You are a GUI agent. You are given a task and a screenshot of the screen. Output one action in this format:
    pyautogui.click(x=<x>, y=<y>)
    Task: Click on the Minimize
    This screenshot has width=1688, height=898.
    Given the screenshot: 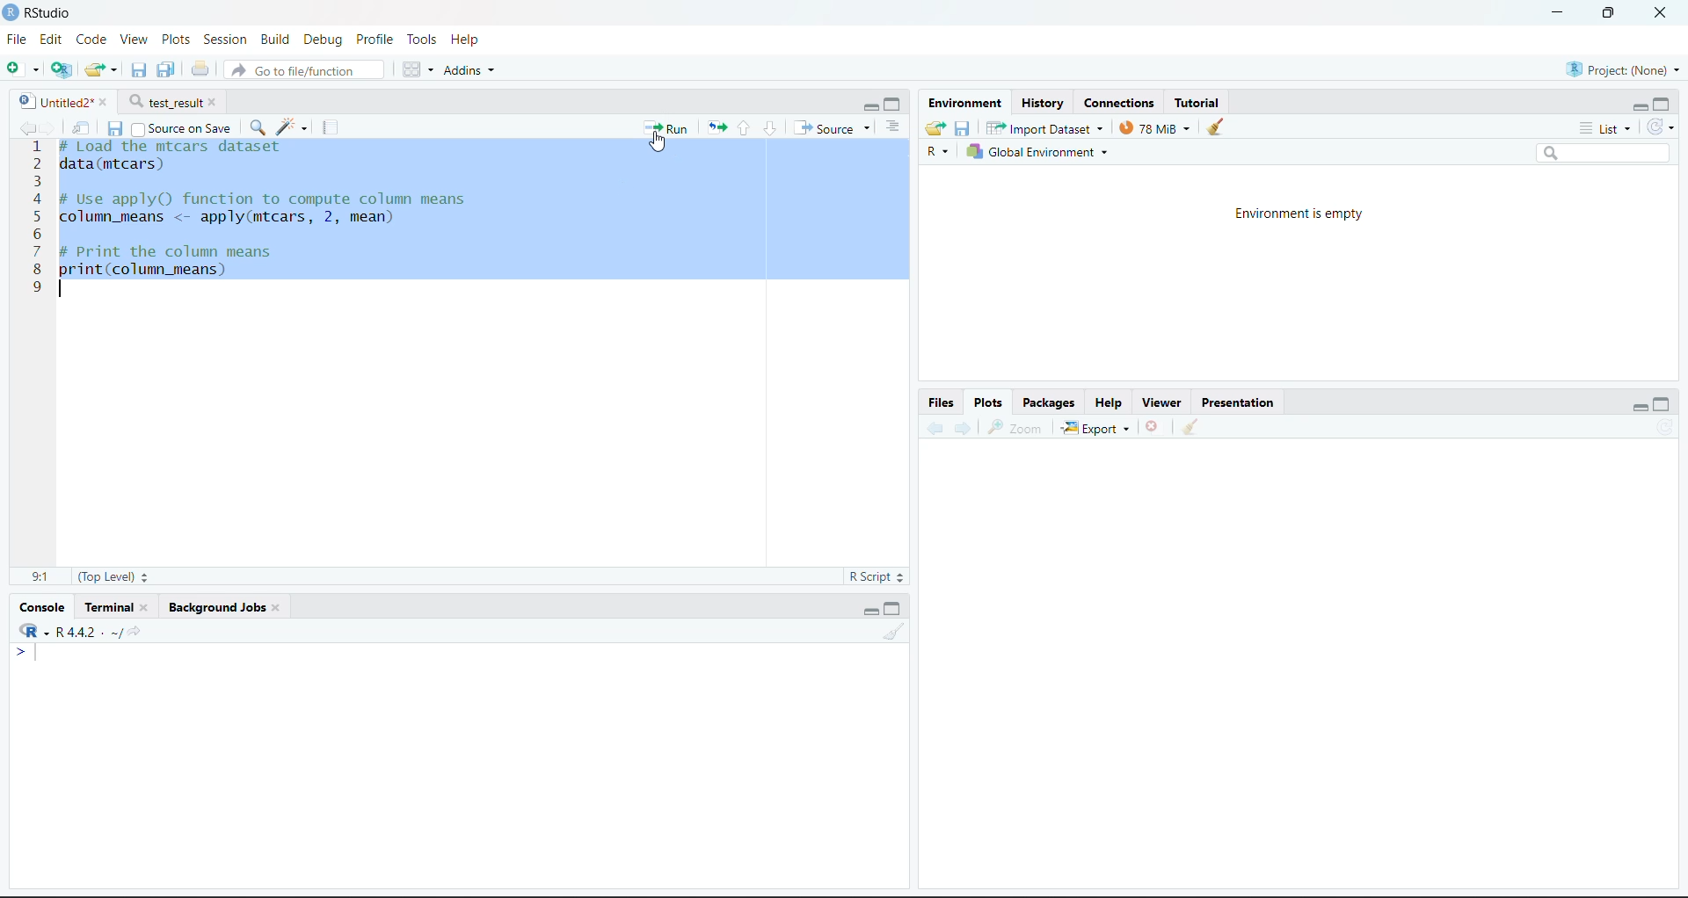 What is the action you would take?
    pyautogui.click(x=867, y=610)
    